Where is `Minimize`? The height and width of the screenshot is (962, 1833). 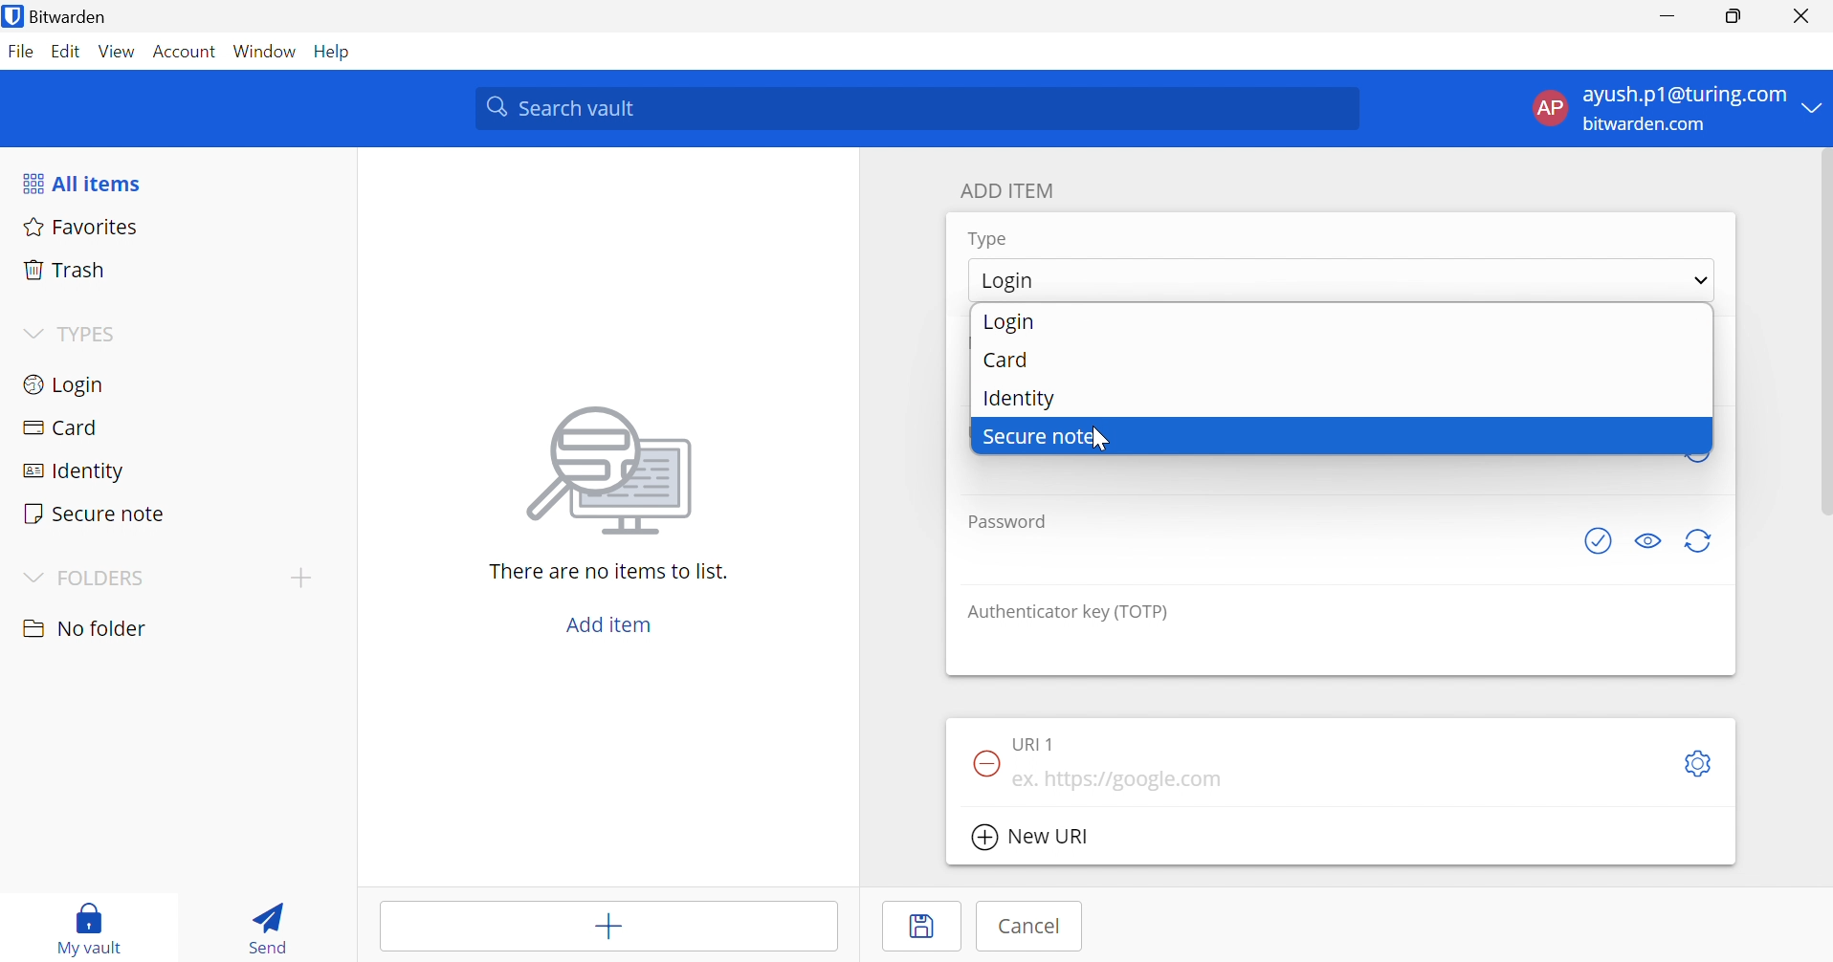
Minimize is located at coordinates (1667, 18).